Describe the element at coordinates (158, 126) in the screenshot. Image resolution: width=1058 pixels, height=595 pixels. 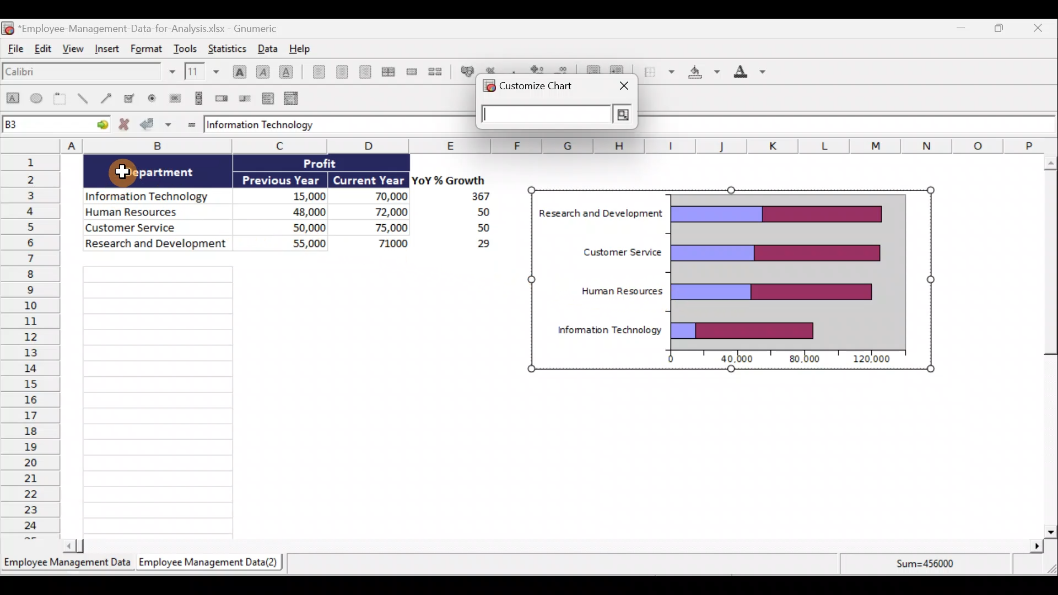
I see `Accept change` at that location.